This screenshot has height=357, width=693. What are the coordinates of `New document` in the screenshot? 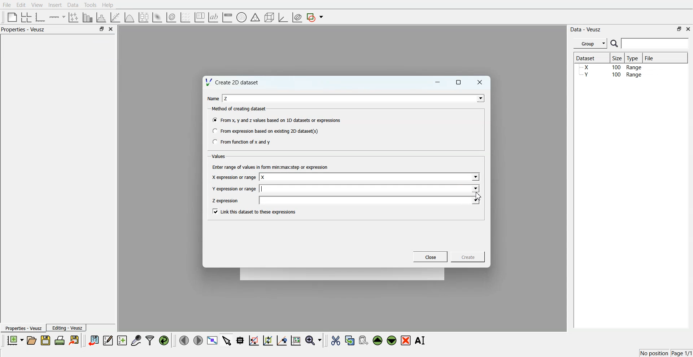 It's located at (15, 340).